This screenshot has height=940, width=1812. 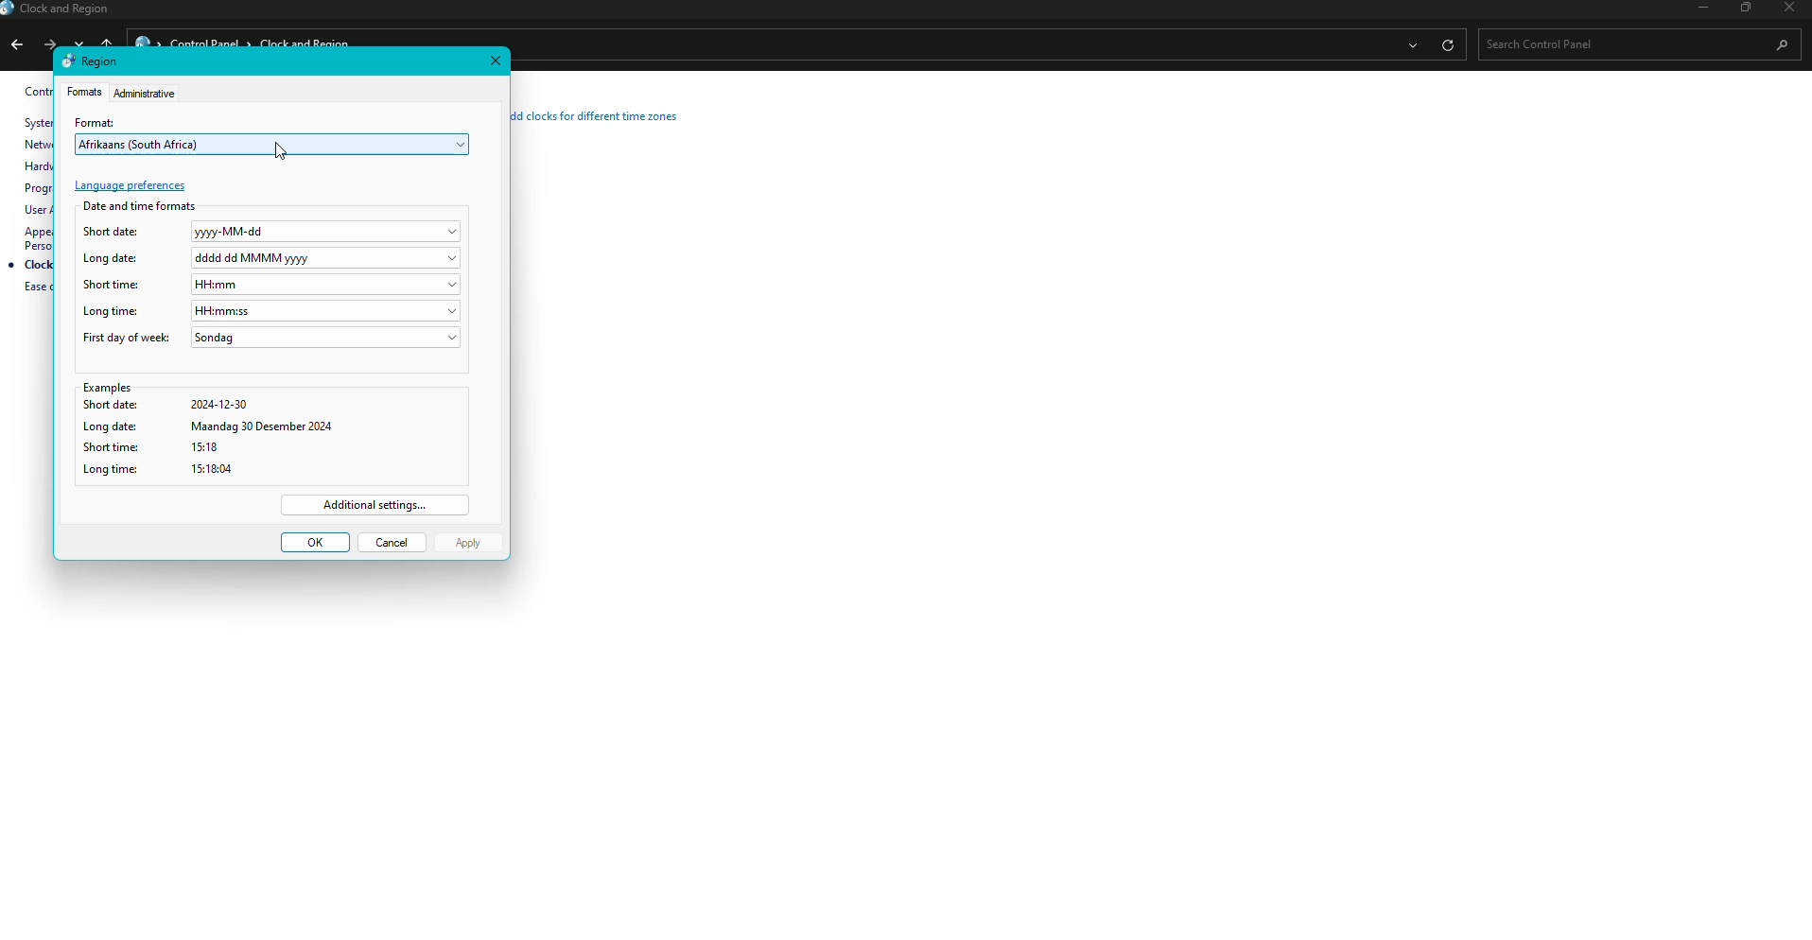 What do you see at coordinates (469, 544) in the screenshot?
I see `Apply` at bounding box center [469, 544].